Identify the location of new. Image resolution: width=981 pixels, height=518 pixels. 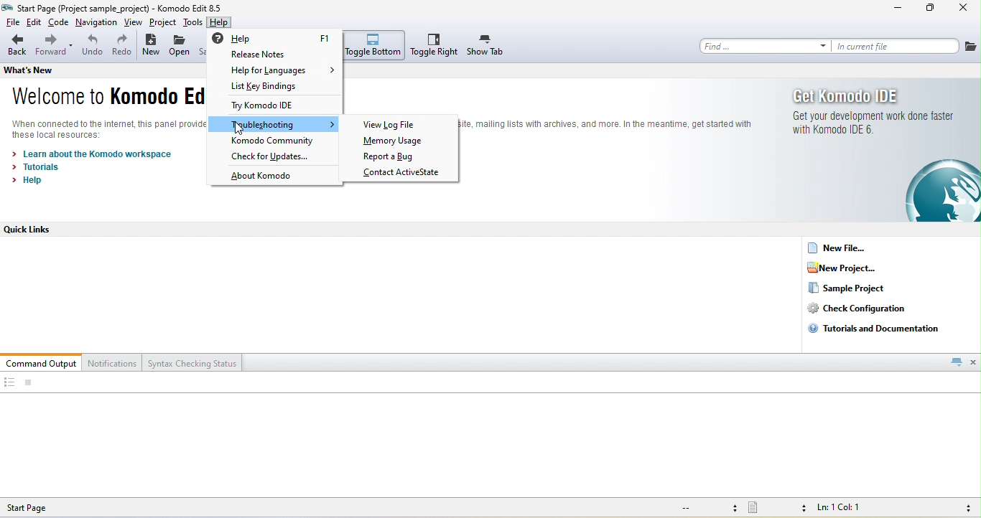
(151, 47).